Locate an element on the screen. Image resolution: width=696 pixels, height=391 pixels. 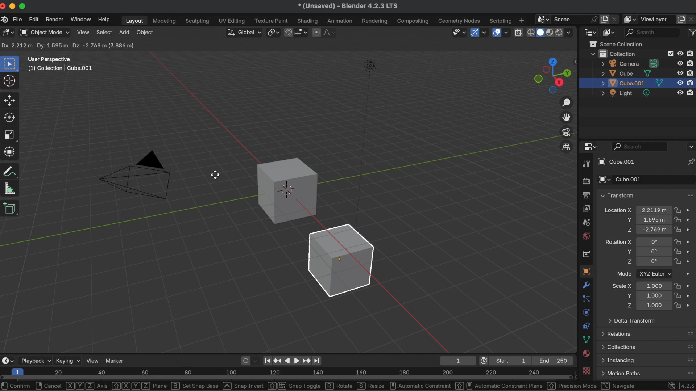
user perspective is located at coordinates (50, 58).